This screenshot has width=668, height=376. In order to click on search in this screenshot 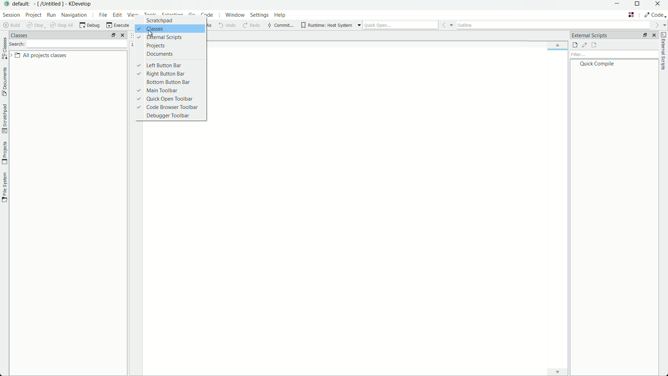, I will do `click(67, 45)`.